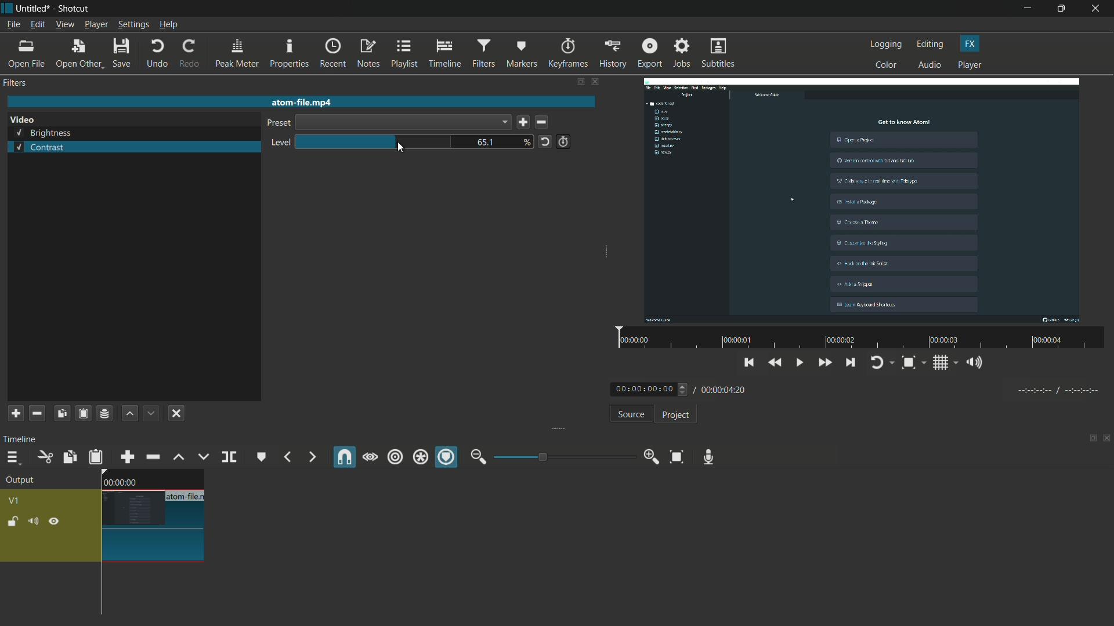 Image resolution: width=1114 pixels, height=626 pixels. I want to click on delete, so click(544, 123).